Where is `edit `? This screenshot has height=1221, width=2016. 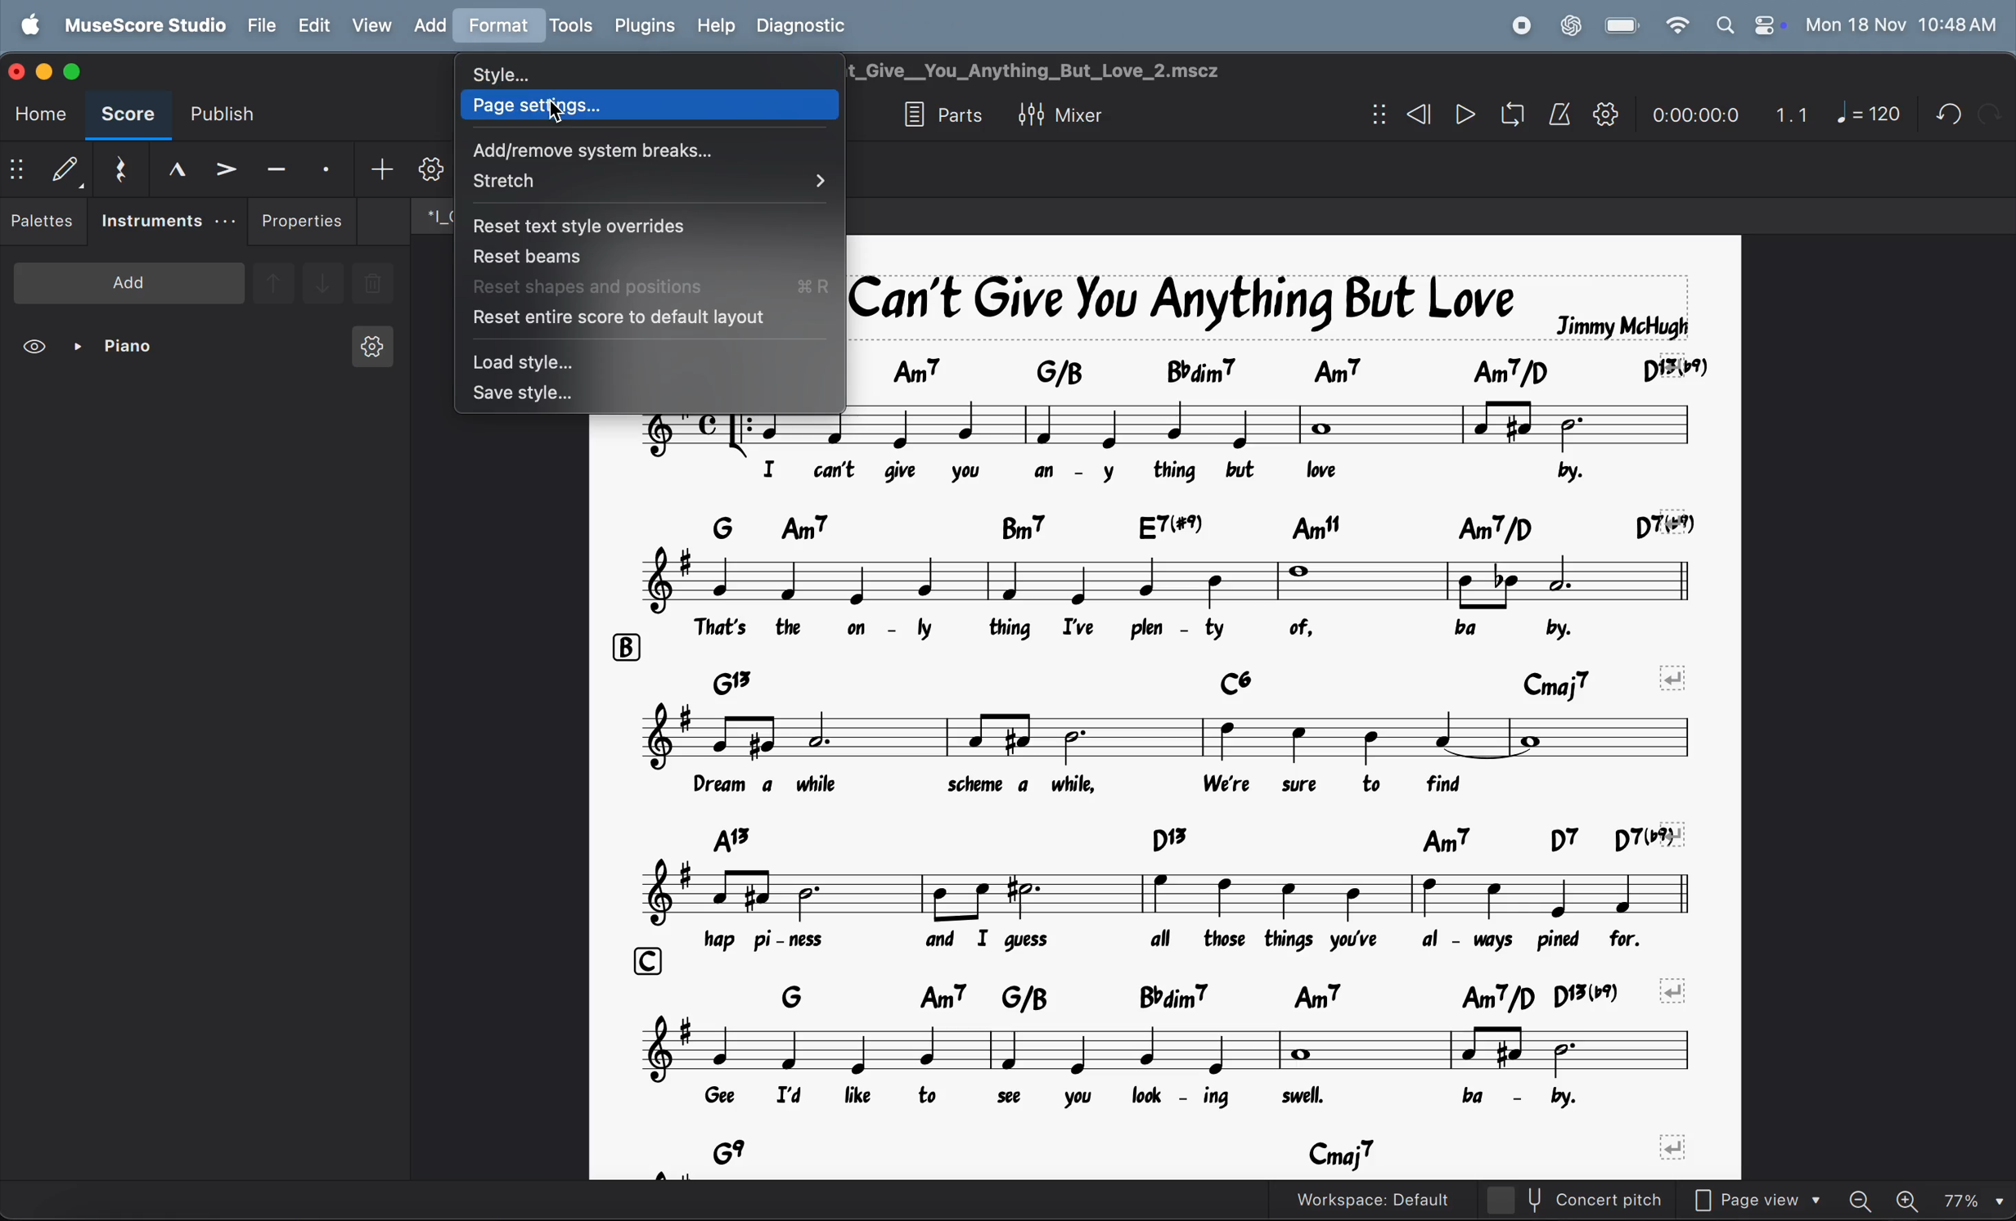 edit  is located at coordinates (313, 25).